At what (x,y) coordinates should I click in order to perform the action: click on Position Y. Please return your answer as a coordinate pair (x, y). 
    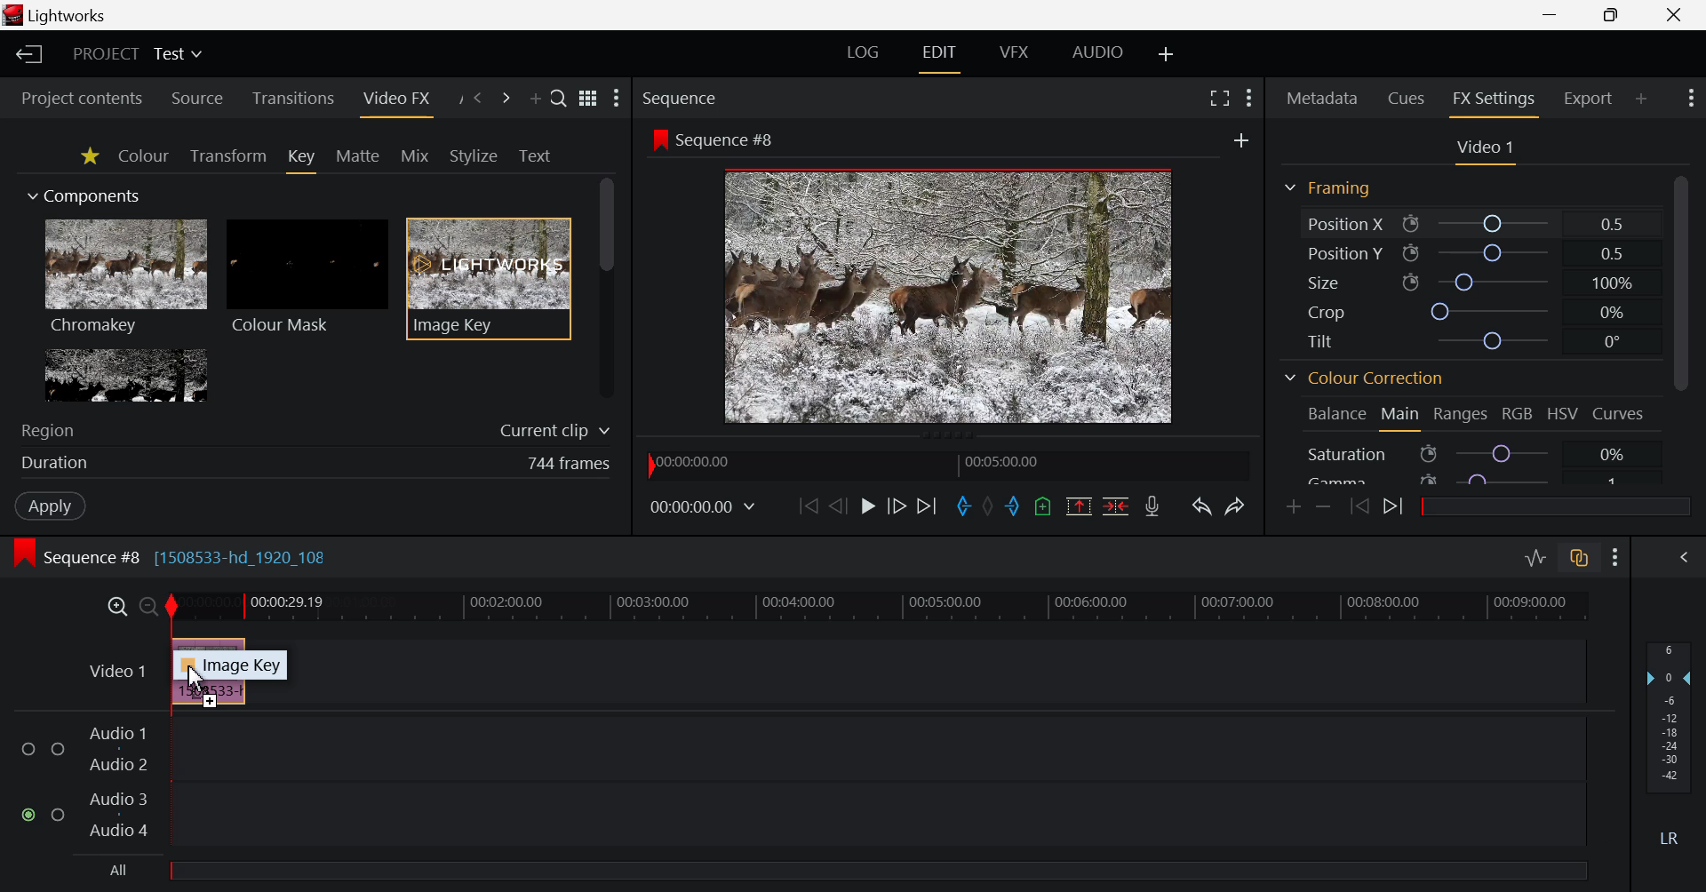
    Looking at the image, I should click on (1342, 251).